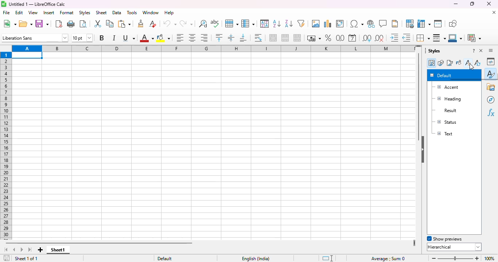 The image size is (498, 262). What do you see at coordinates (438, 24) in the screenshot?
I see `split window` at bounding box center [438, 24].